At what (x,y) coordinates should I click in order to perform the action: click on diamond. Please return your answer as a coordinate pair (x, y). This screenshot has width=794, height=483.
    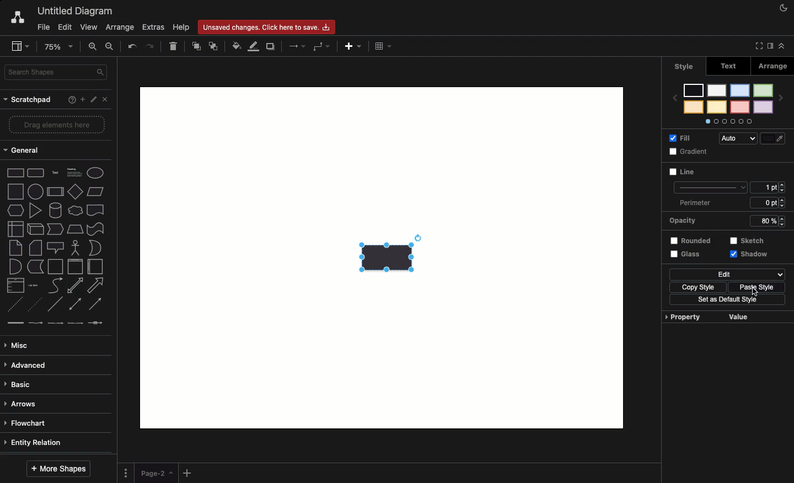
    Looking at the image, I should click on (74, 192).